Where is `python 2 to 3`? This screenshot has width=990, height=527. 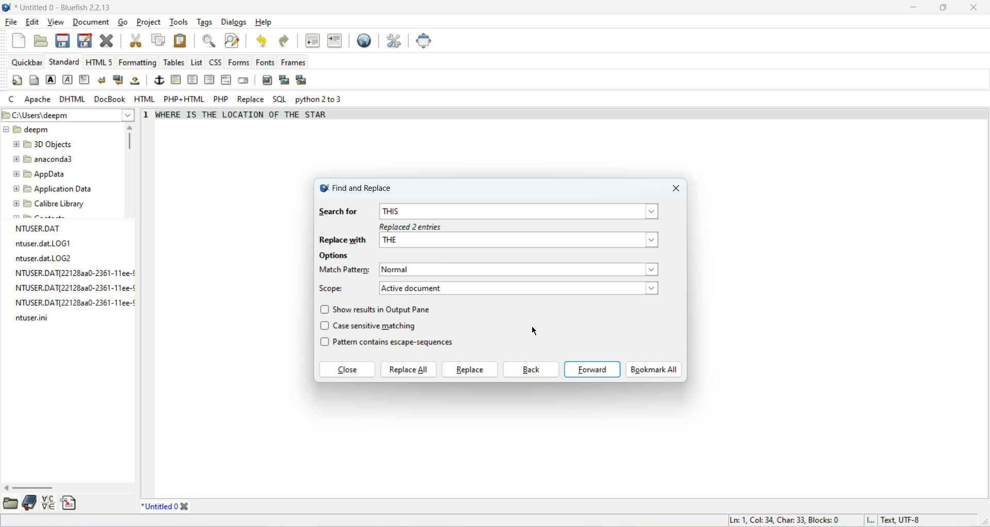
python 2 to 3 is located at coordinates (321, 100).